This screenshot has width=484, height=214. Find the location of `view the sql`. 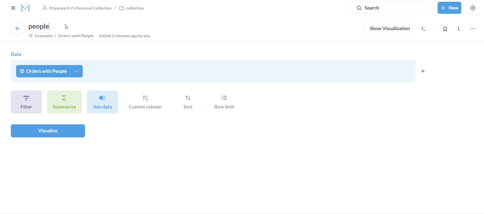

view the sql is located at coordinates (425, 30).